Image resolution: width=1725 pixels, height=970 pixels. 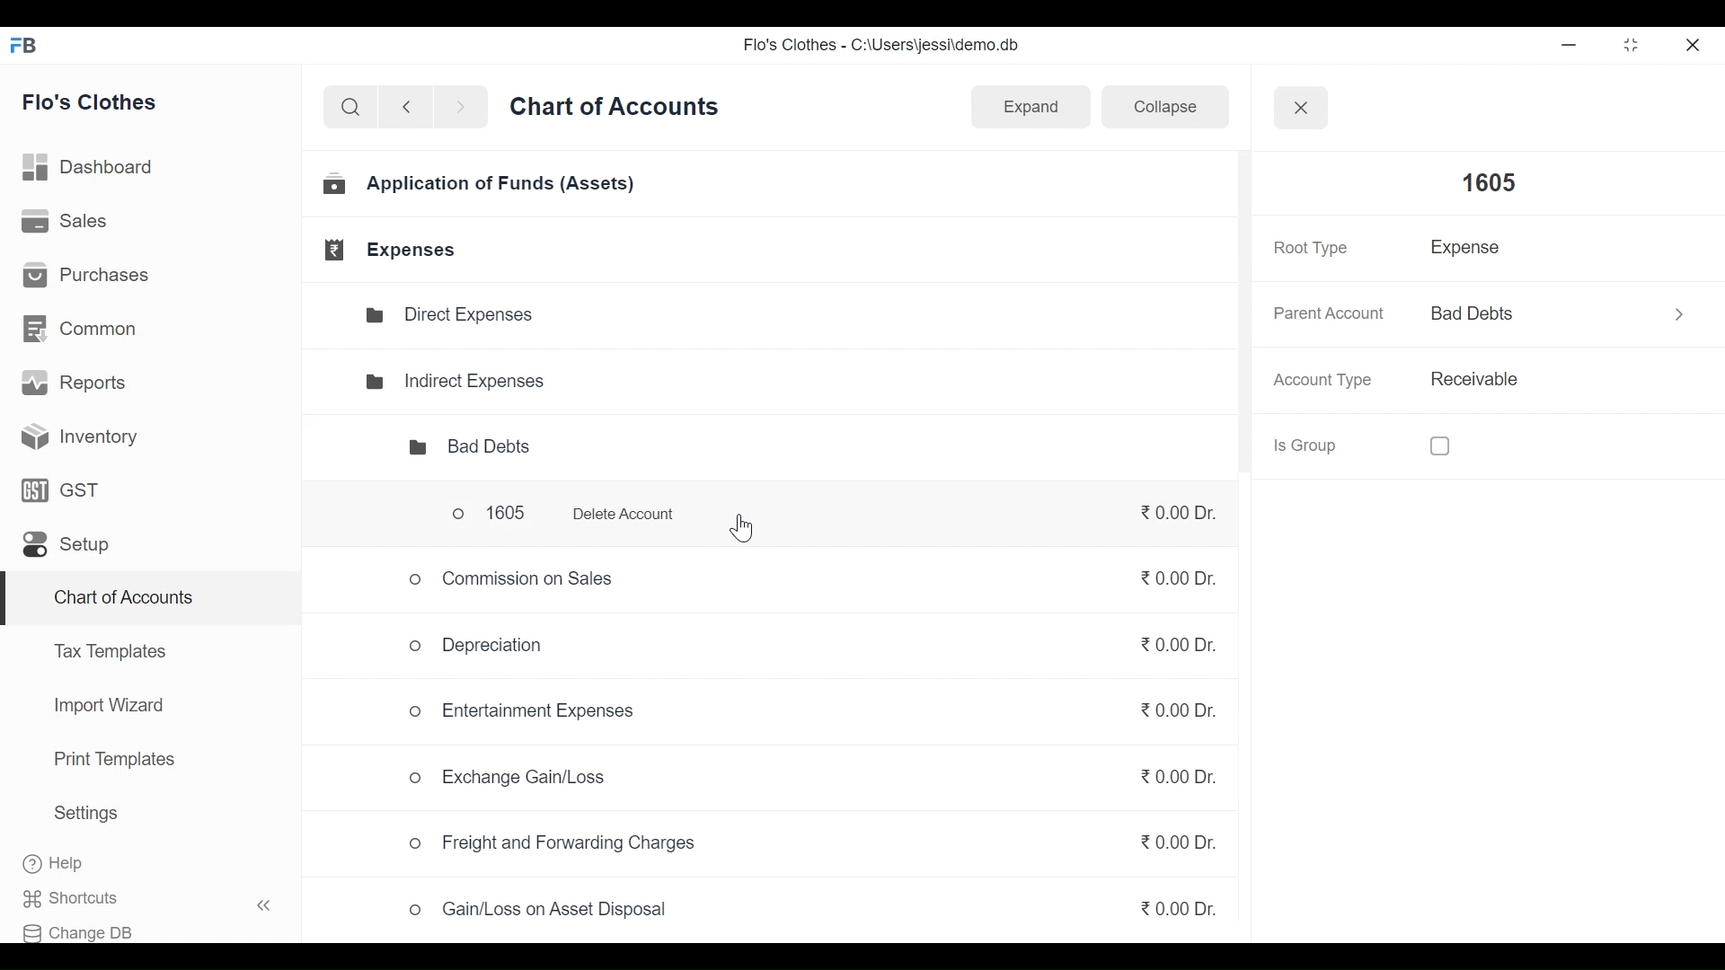 I want to click on Expense, so click(x=1472, y=251).